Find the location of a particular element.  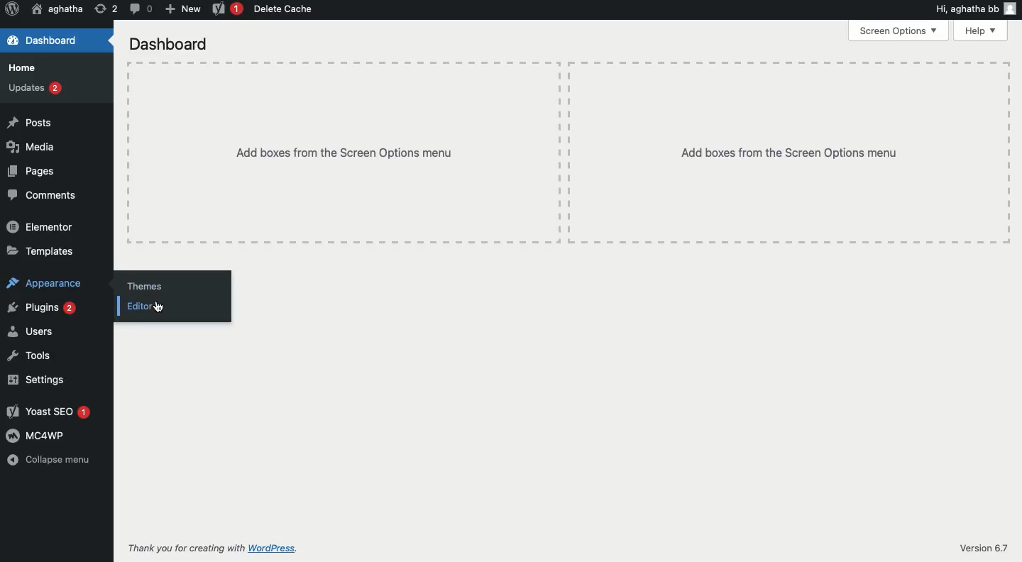

Elementor is located at coordinates (38, 226).